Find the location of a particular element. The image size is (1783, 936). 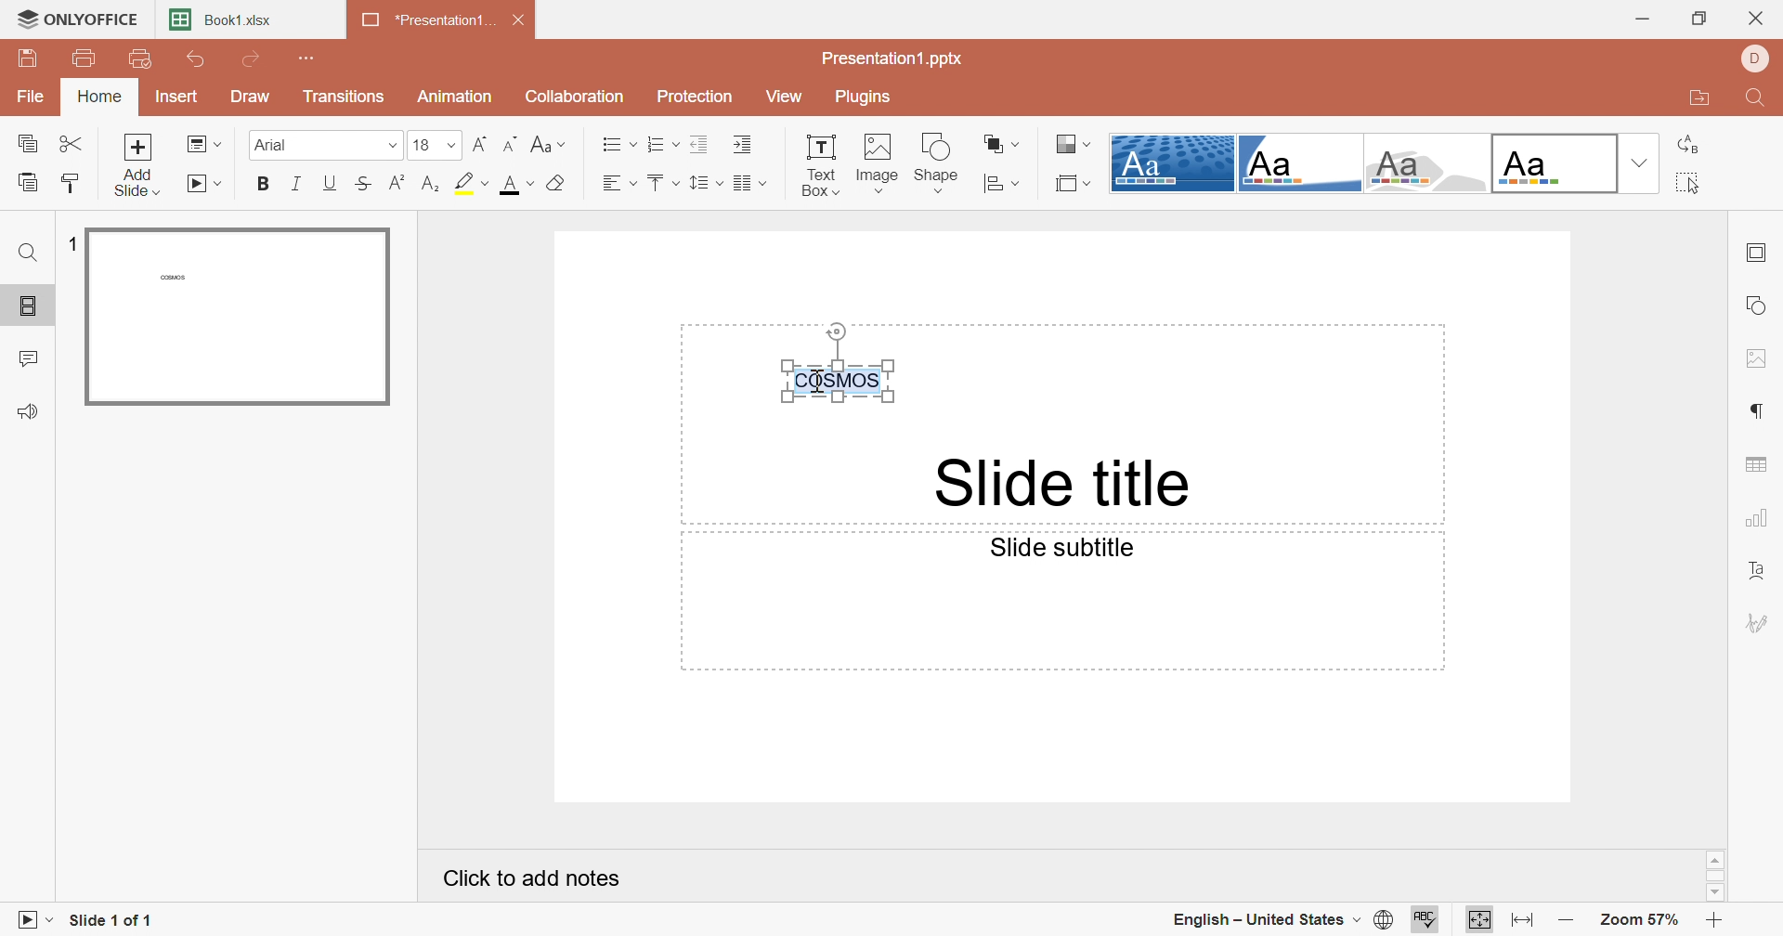

Subscript is located at coordinates (433, 185).